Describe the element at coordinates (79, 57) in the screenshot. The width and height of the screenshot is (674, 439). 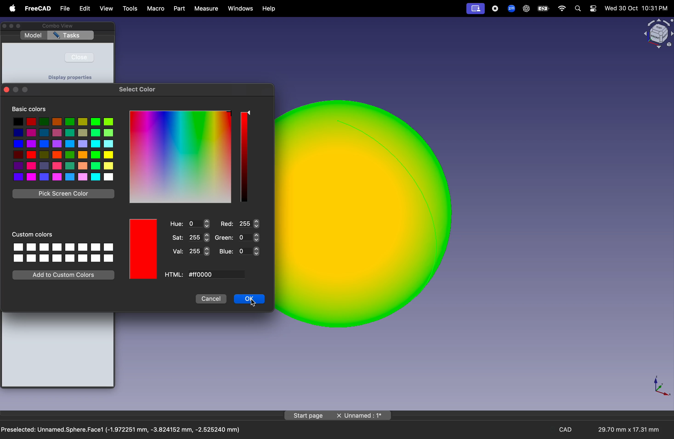
I see `close` at that location.